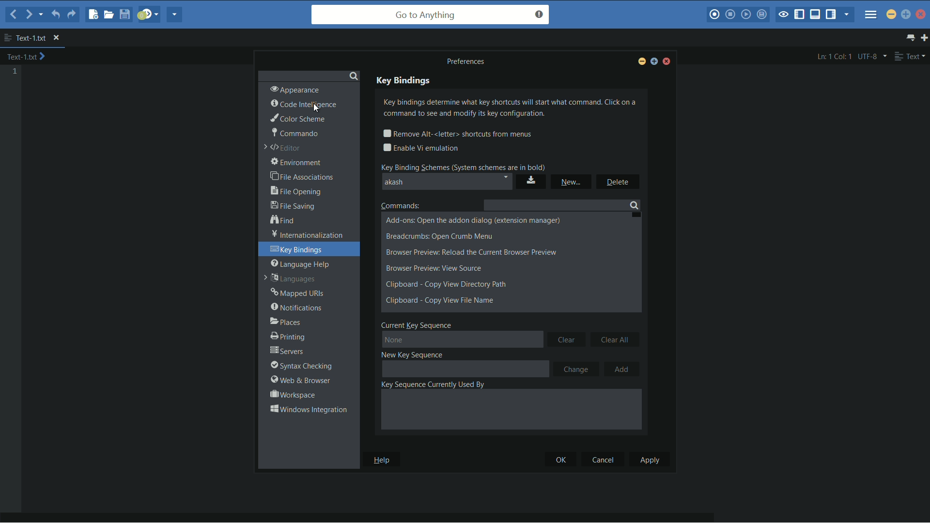 The image size is (930, 523). Describe the element at coordinates (284, 221) in the screenshot. I see `find` at that location.